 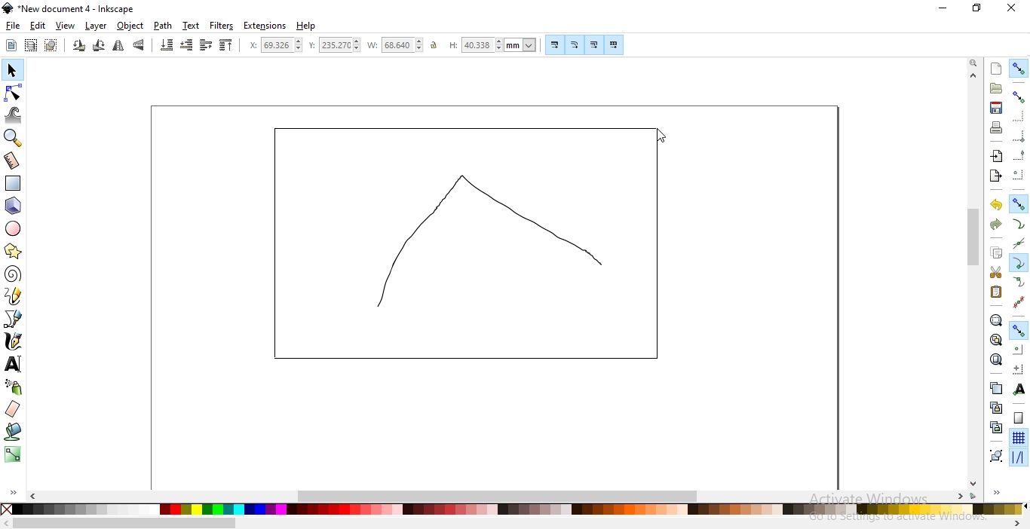 I want to click on draw bezier lines and straight lines, so click(x=14, y=319).